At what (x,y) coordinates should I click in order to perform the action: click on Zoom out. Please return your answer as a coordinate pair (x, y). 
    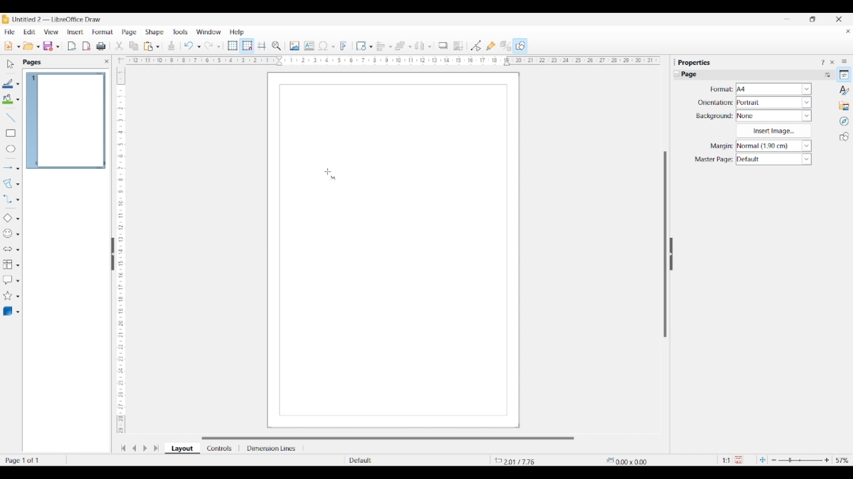
    Looking at the image, I should click on (774, 460).